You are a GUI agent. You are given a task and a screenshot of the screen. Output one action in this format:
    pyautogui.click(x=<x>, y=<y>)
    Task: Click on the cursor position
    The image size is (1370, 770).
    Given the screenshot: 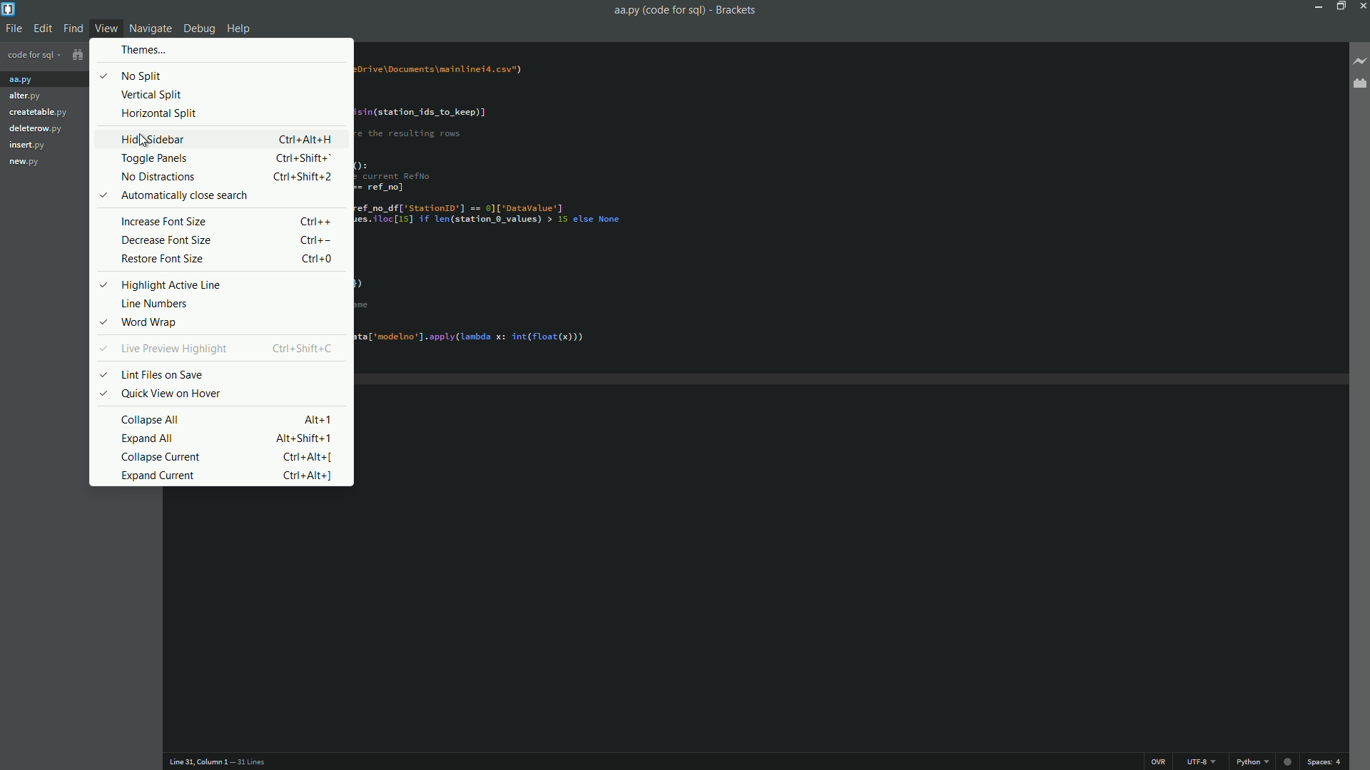 What is the action you would take?
    pyautogui.click(x=200, y=761)
    